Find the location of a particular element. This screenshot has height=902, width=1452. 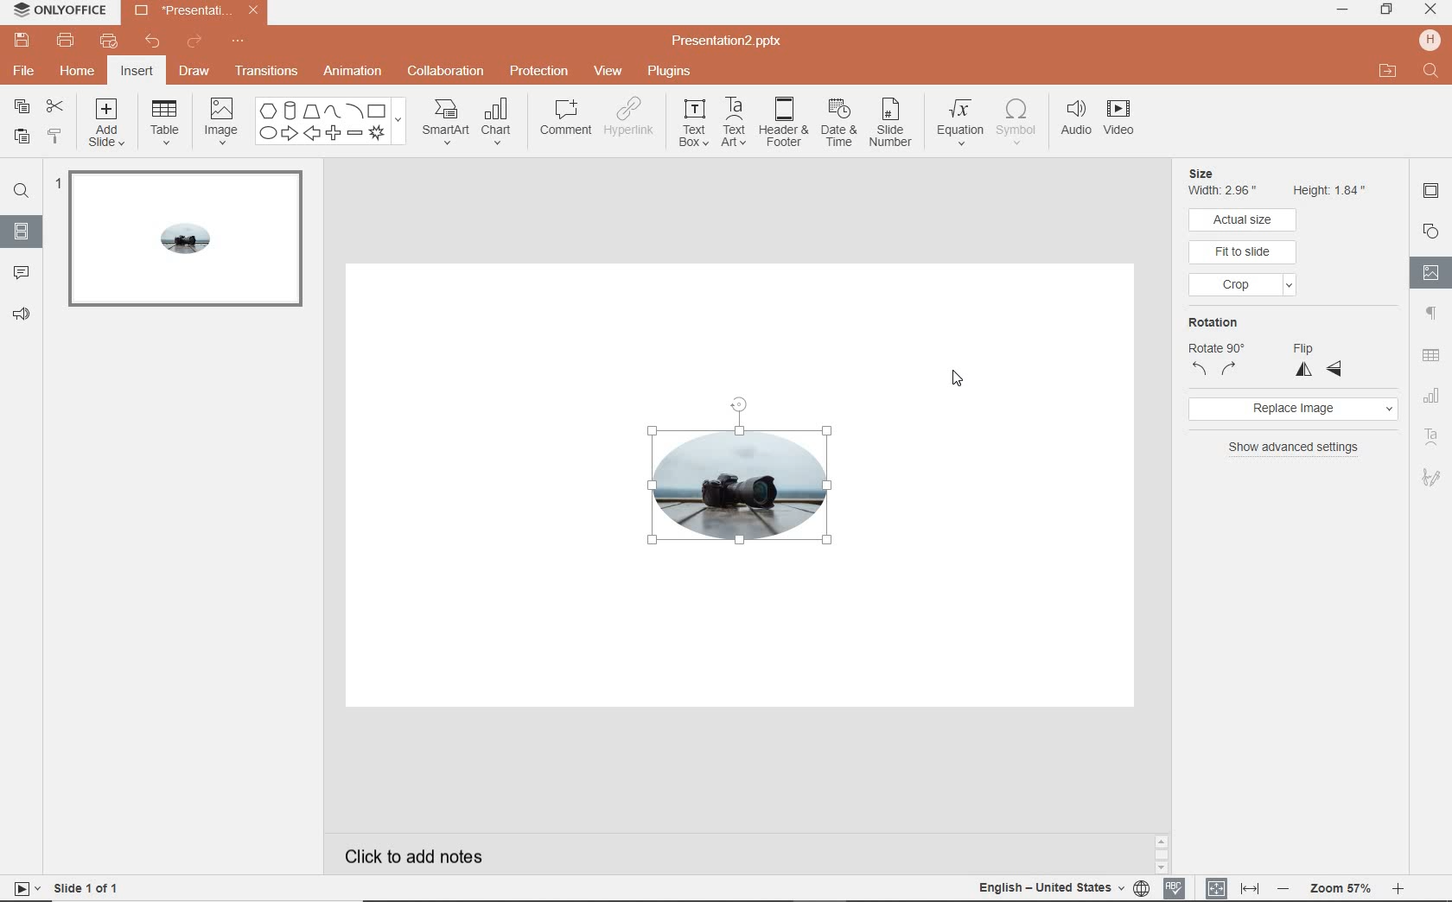

hyperlink is located at coordinates (634, 121).